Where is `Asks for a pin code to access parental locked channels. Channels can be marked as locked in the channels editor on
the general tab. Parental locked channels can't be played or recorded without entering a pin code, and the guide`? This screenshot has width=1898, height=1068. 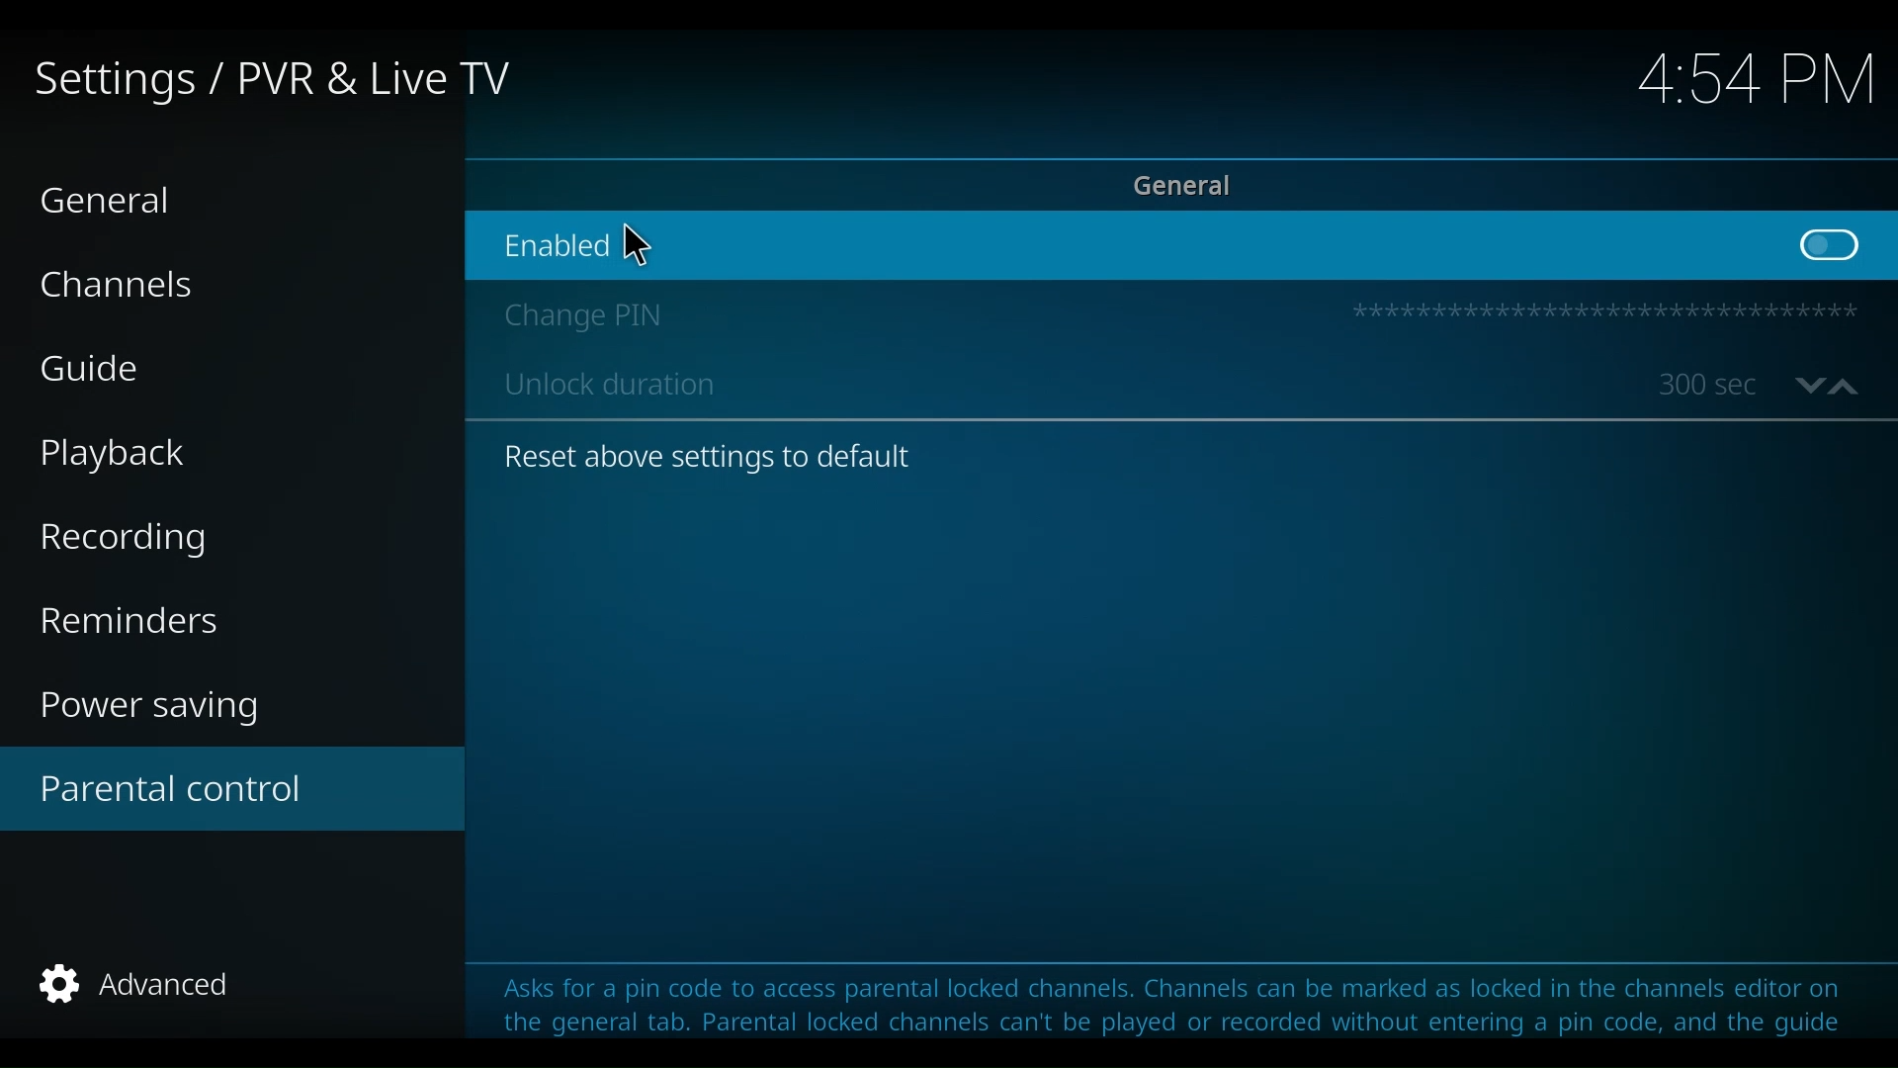
Asks for a pin code to access parental locked channels. Channels can be marked as locked in the channels editor on
the general tab. Parental locked channels can't be played or recorded without entering a pin code, and the guide is located at coordinates (1164, 1003).